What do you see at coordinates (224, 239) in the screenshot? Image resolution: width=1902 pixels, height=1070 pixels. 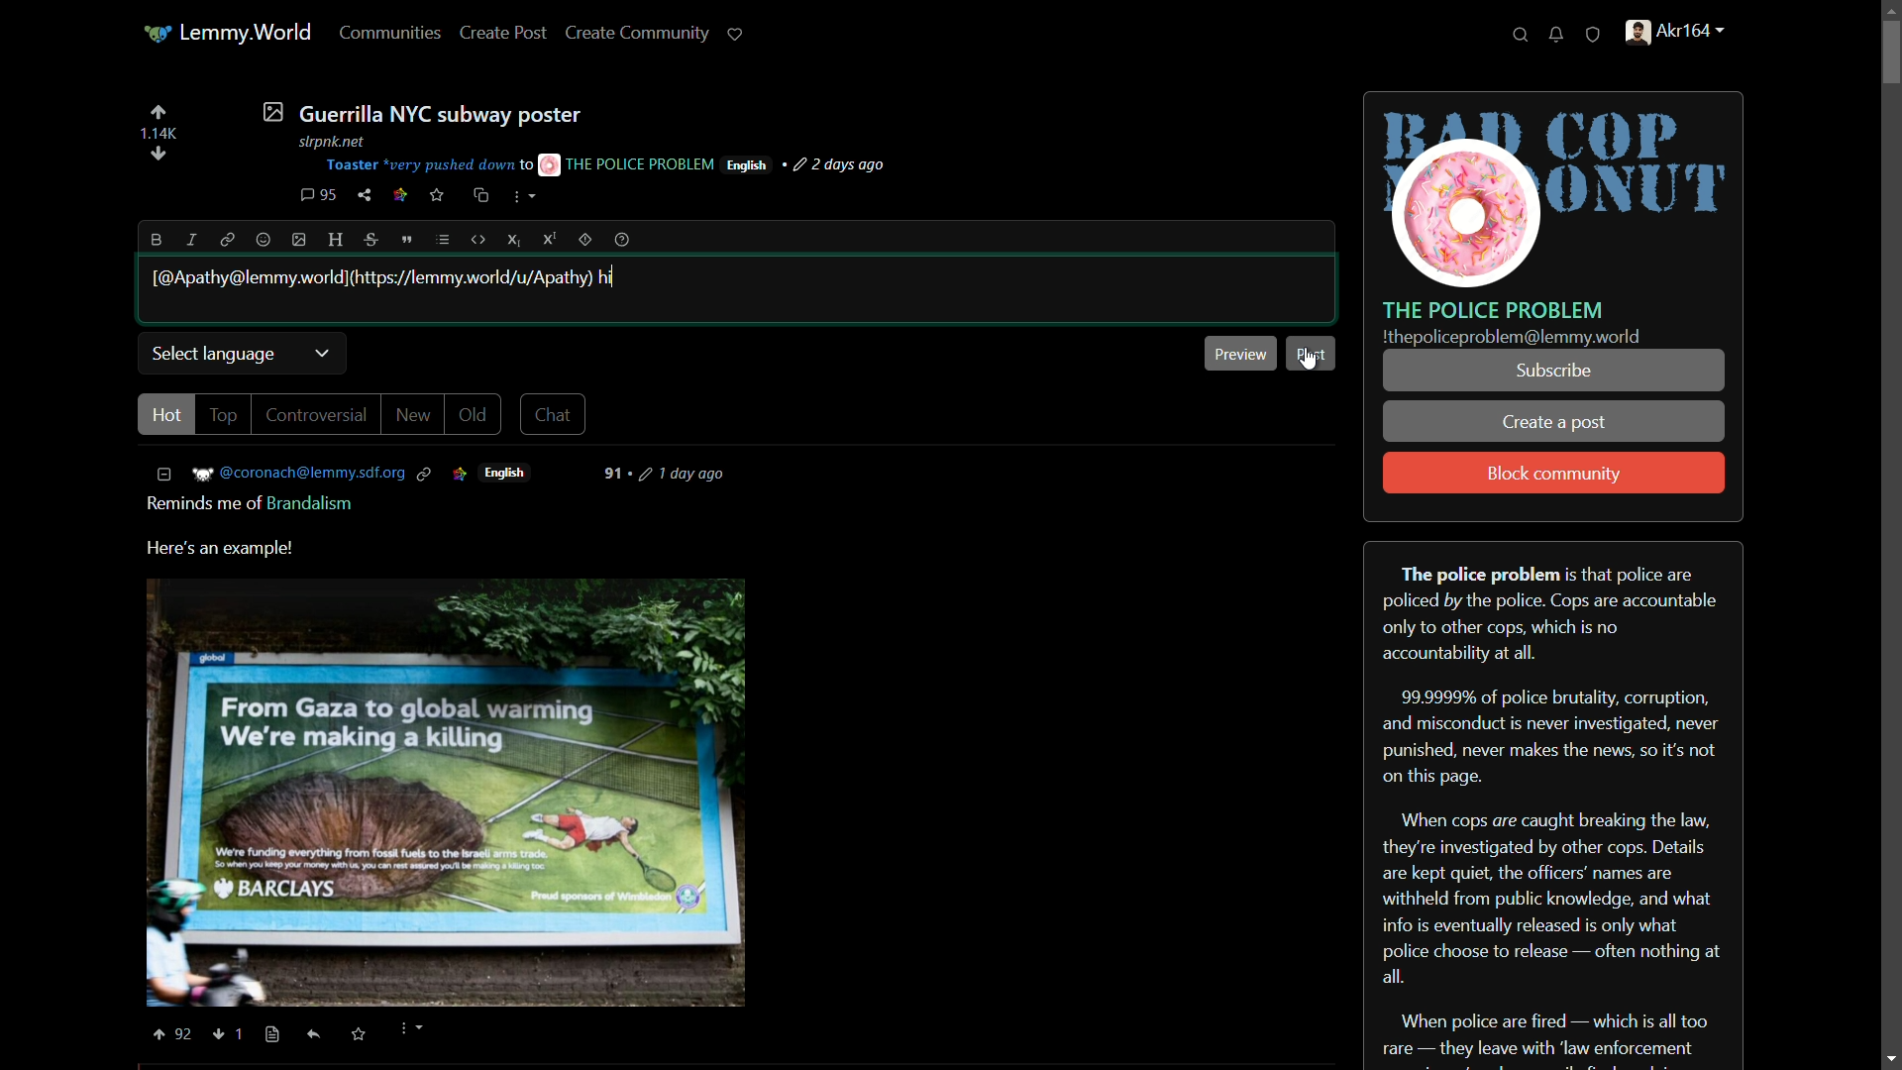 I see `link` at bounding box center [224, 239].